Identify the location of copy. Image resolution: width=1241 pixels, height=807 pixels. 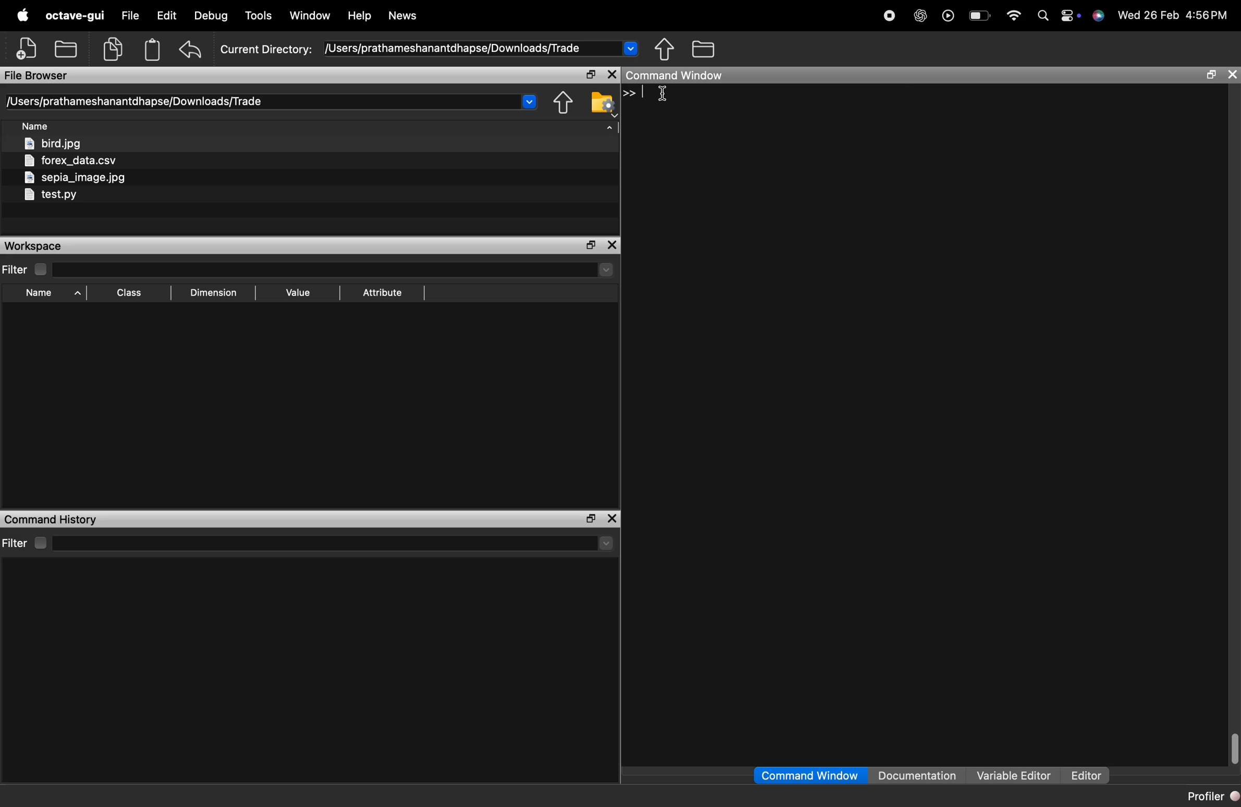
(114, 48).